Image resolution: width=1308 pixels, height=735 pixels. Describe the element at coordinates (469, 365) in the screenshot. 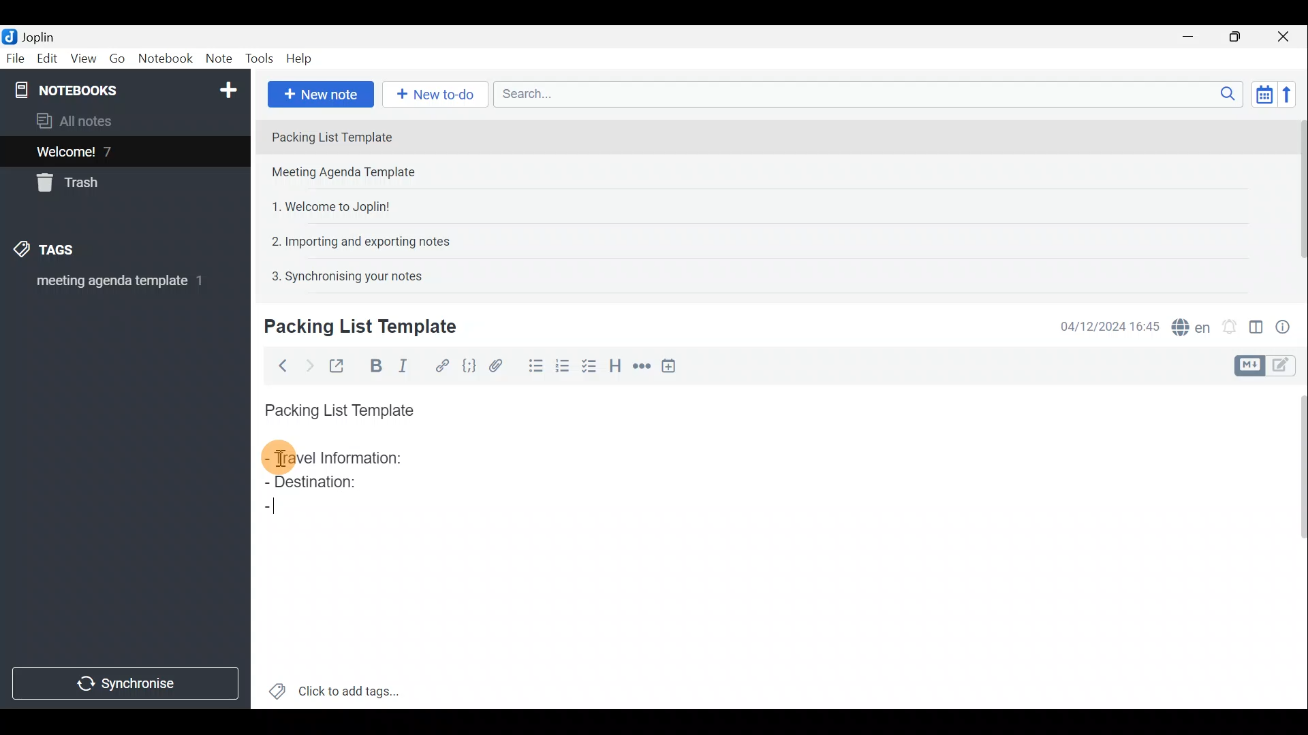

I see `Code` at that location.